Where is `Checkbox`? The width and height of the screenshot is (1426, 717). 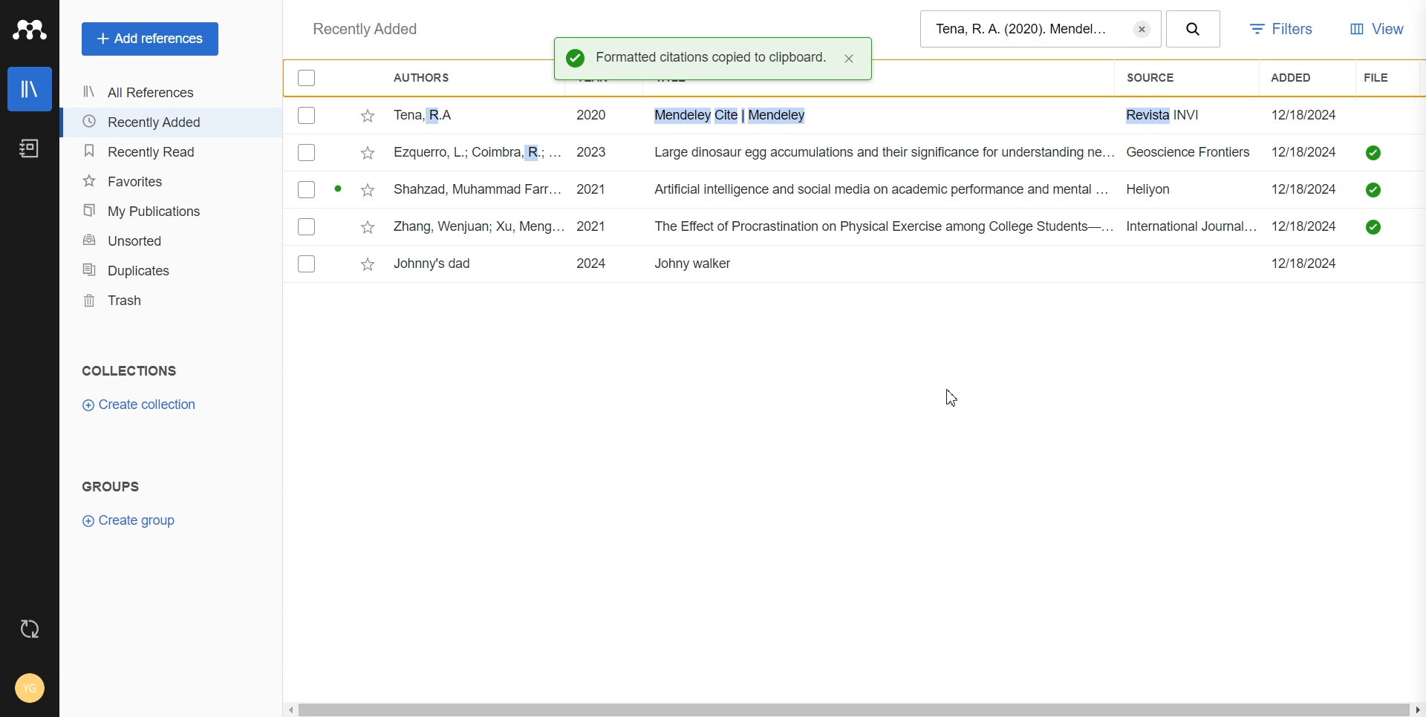
Checkbox is located at coordinates (307, 264).